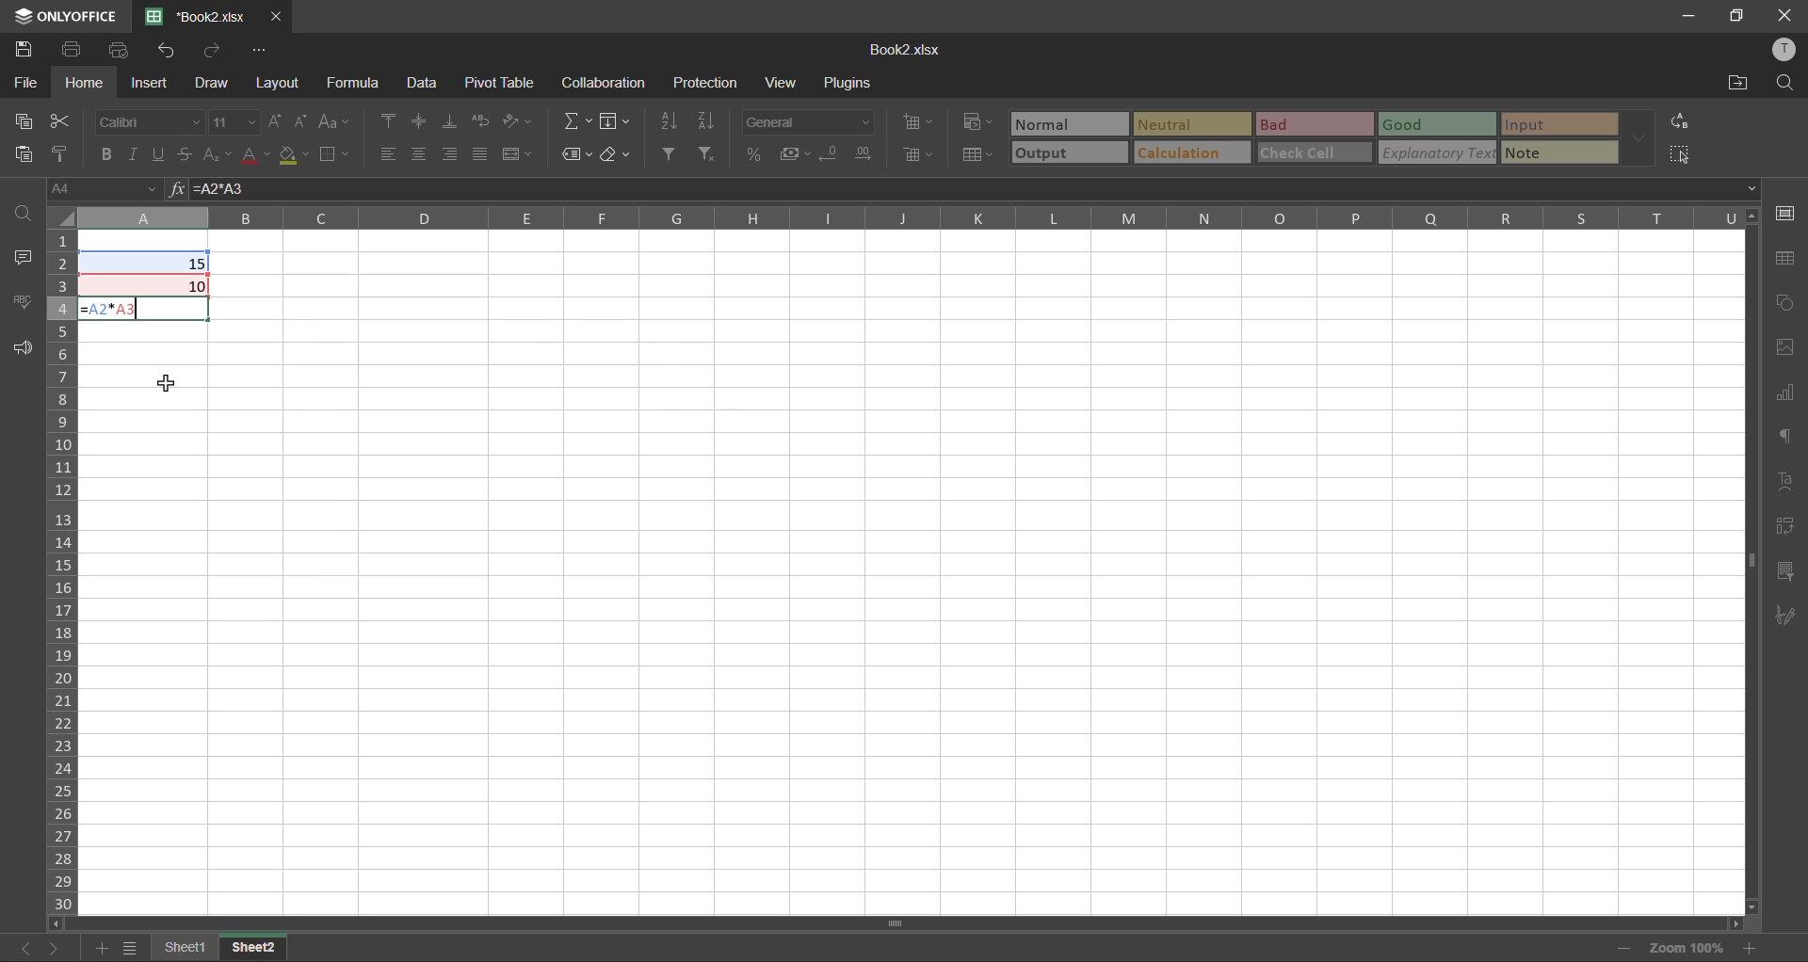 This screenshot has height=962, width=1808. What do you see at coordinates (1785, 81) in the screenshot?
I see `find` at bounding box center [1785, 81].